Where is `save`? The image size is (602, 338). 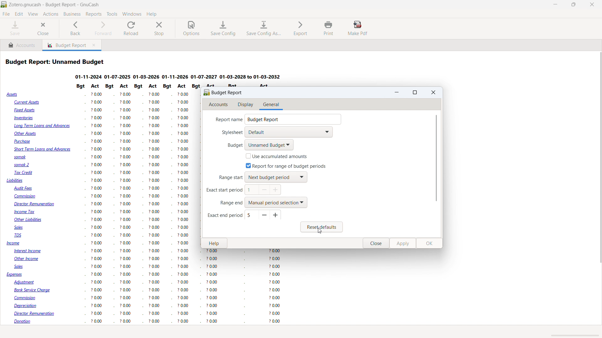 save is located at coordinates (15, 28).